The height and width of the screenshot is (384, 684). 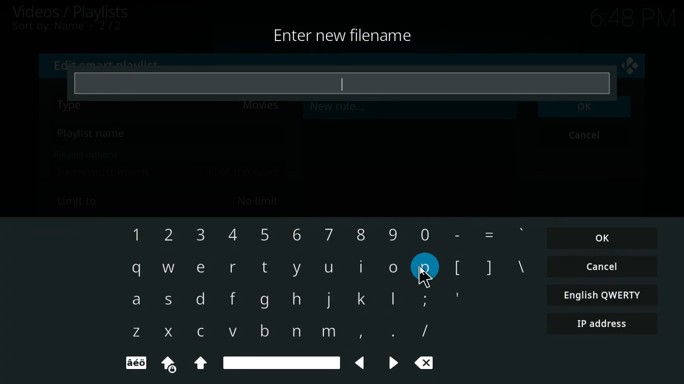 I want to click on options, so click(x=84, y=154).